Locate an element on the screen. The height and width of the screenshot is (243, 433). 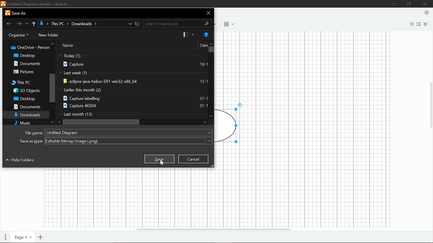
restore down is located at coordinates (409, 4).